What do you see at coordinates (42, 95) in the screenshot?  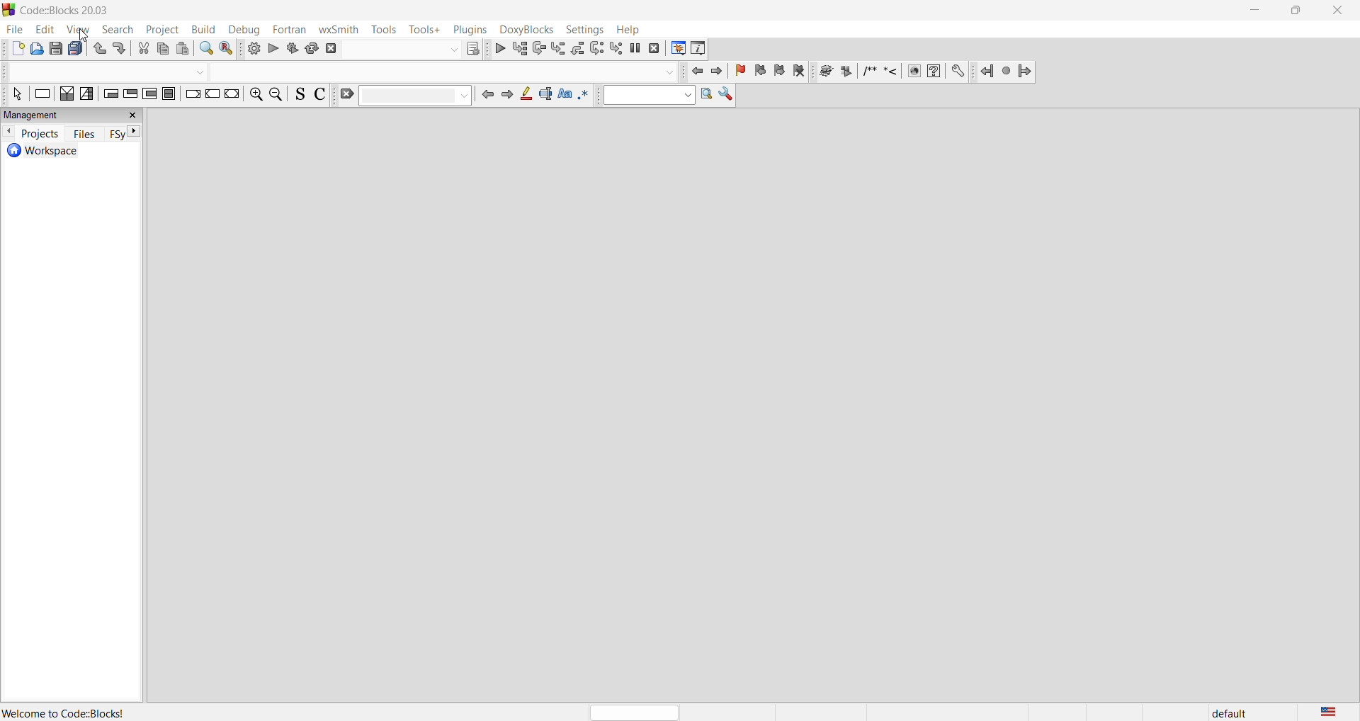 I see `instruction` at bounding box center [42, 95].